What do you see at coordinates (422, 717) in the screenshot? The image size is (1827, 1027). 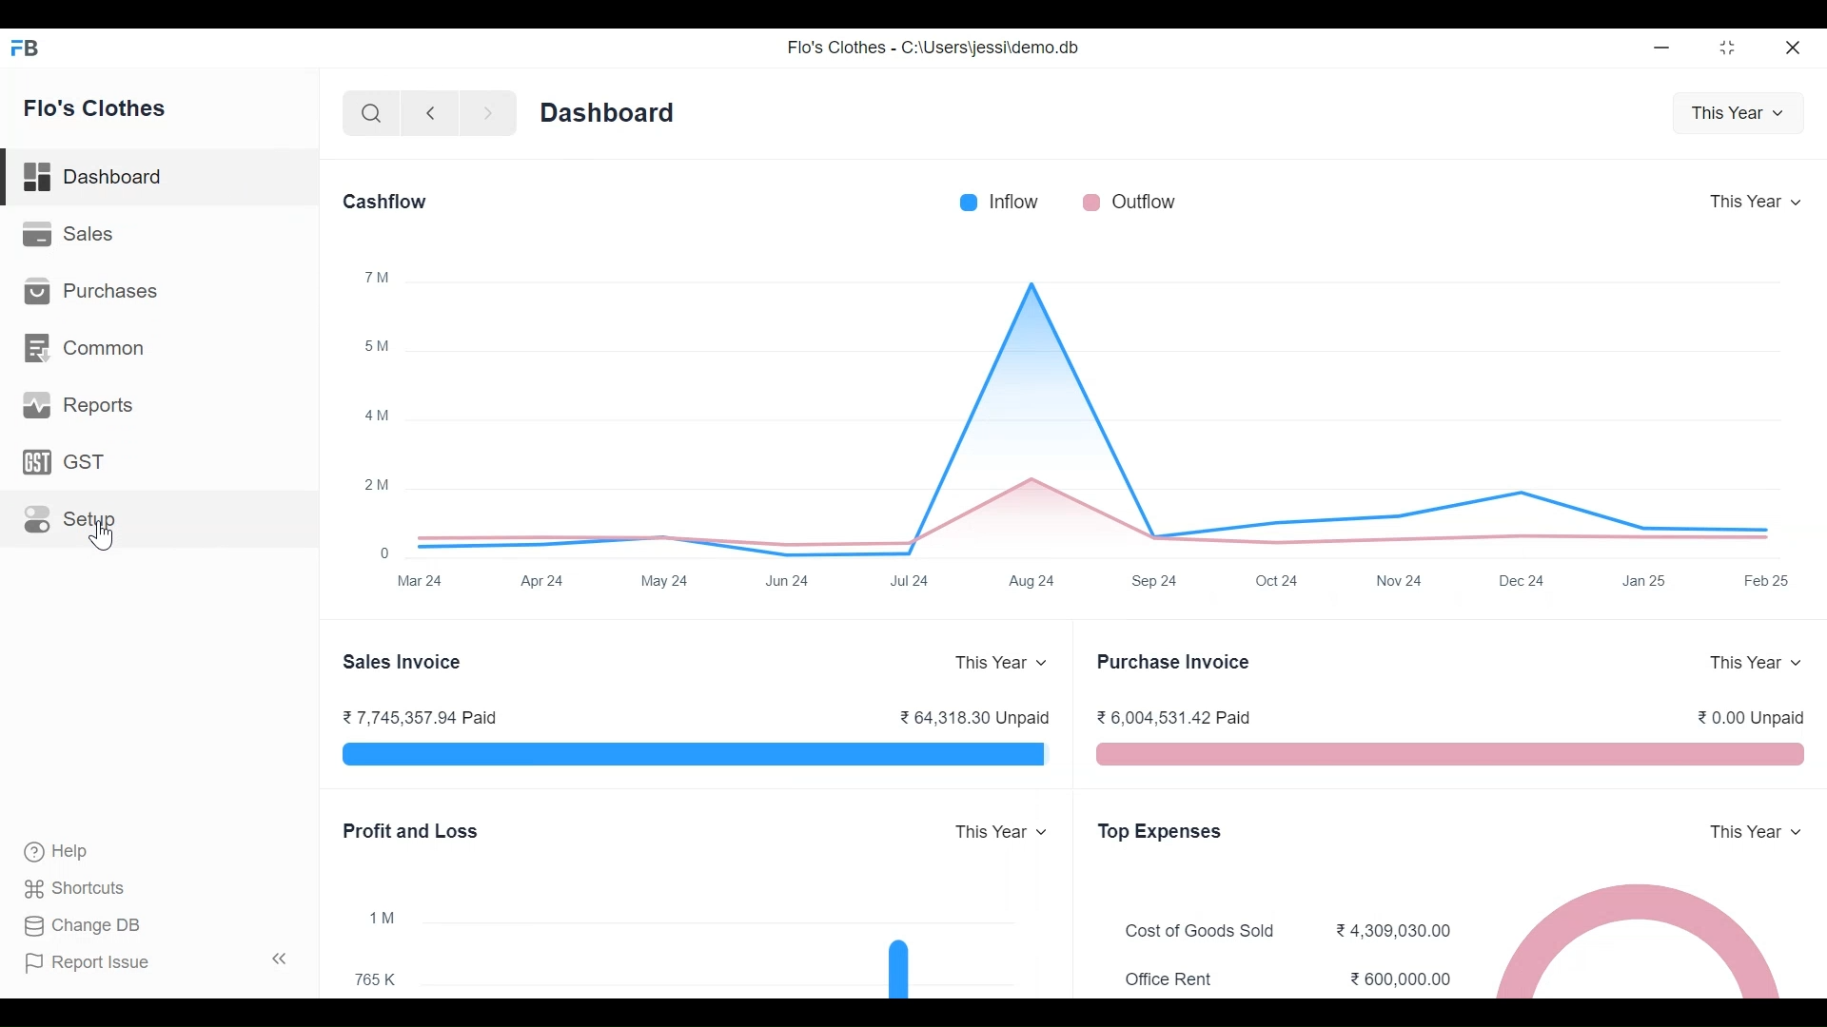 I see `₹ 7,745,357.94 Paid` at bounding box center [422, 717].